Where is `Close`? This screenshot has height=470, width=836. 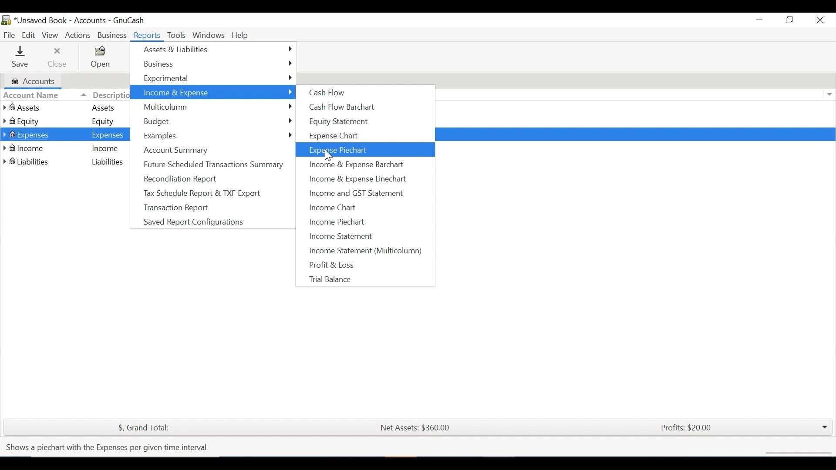 Close is located at coordinates (57, 57).